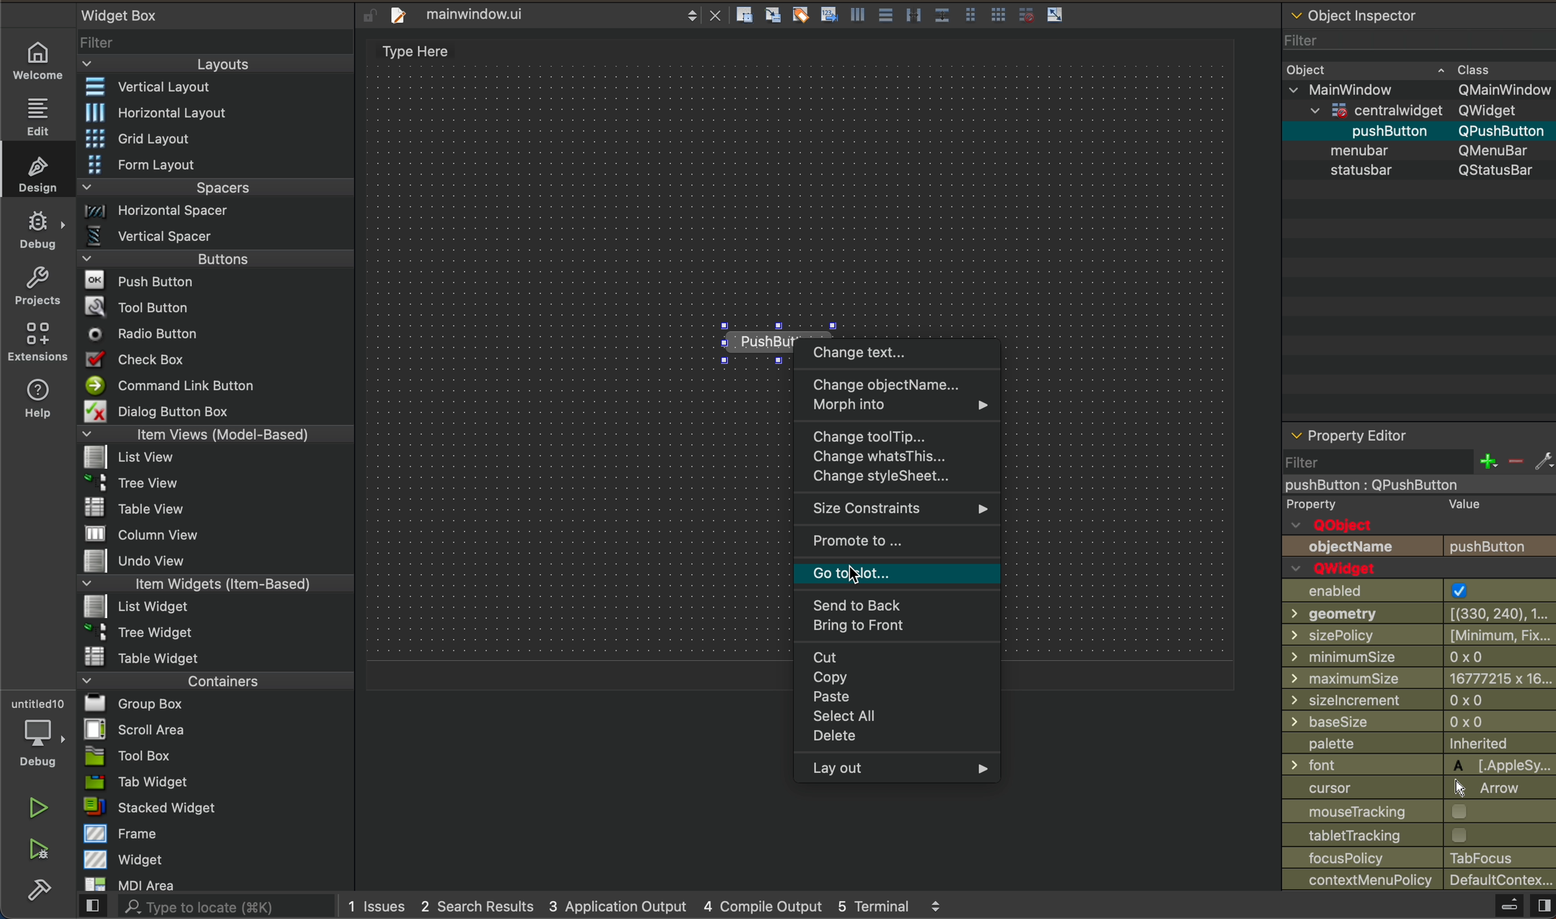 The image size is (1556, 919). Describe the element at coordinates (37, 403) in the screenshot. I see `help` at that location.